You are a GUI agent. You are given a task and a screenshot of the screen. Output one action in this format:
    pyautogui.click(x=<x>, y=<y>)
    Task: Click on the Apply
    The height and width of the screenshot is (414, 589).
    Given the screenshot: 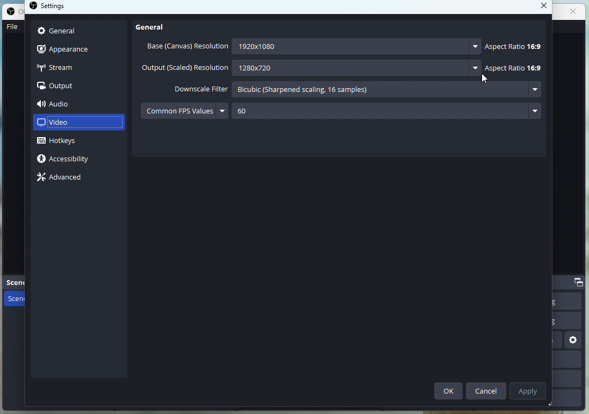 What is the action you would take?
    pyautogui.click(x=529, y=390)
    